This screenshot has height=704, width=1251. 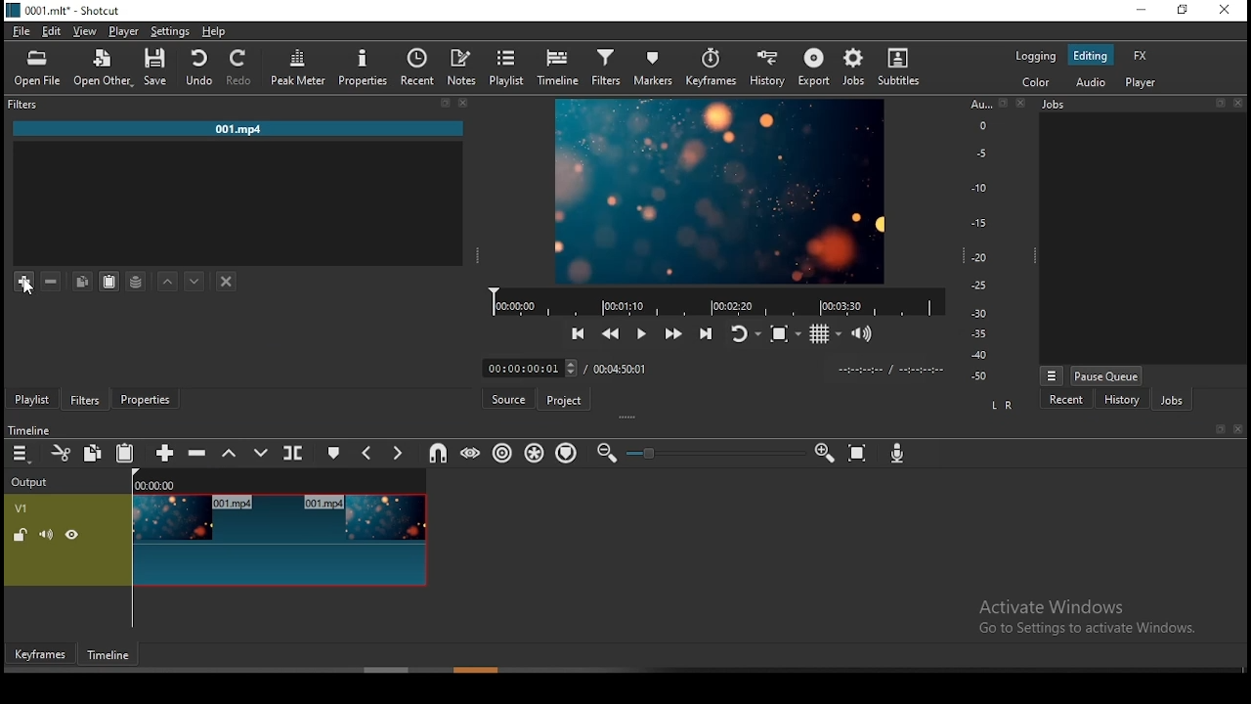 I want to click on pause queue, so click(x=1105, y=375).